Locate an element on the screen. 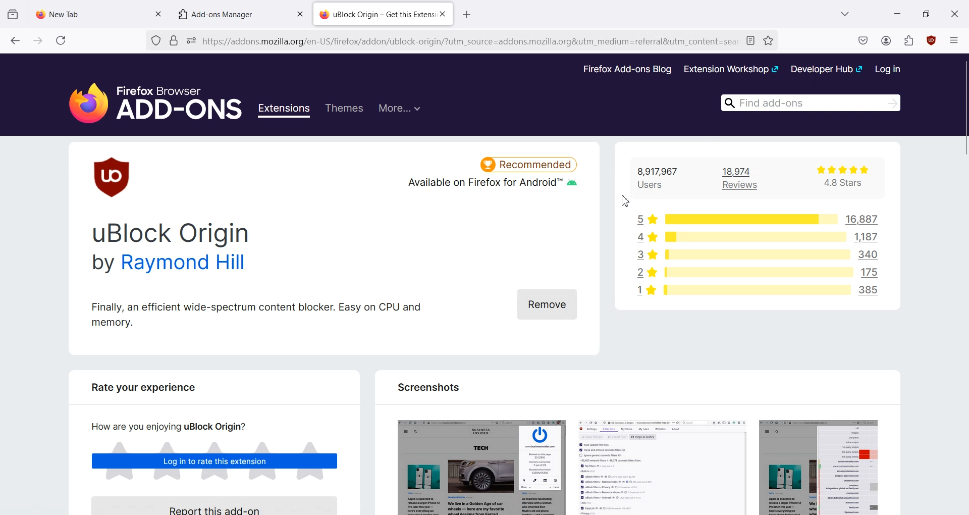 The image size is (969, 515). Open Application Menu is located at coordinates (955, 38).